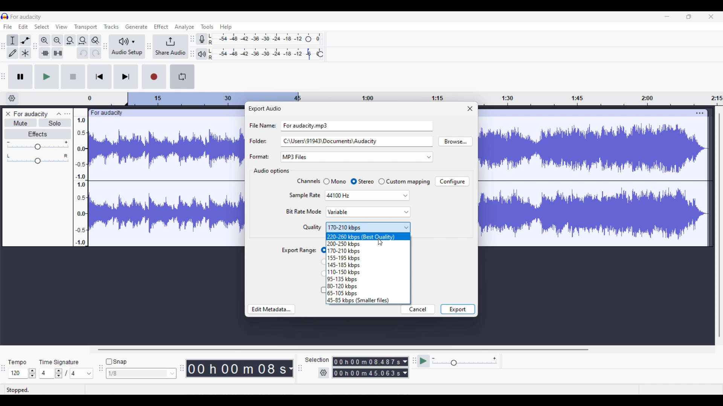  Describe the element at coordinates (262, 141) in the screenshot. I see `Indicates text box for respective setting options` at that location.